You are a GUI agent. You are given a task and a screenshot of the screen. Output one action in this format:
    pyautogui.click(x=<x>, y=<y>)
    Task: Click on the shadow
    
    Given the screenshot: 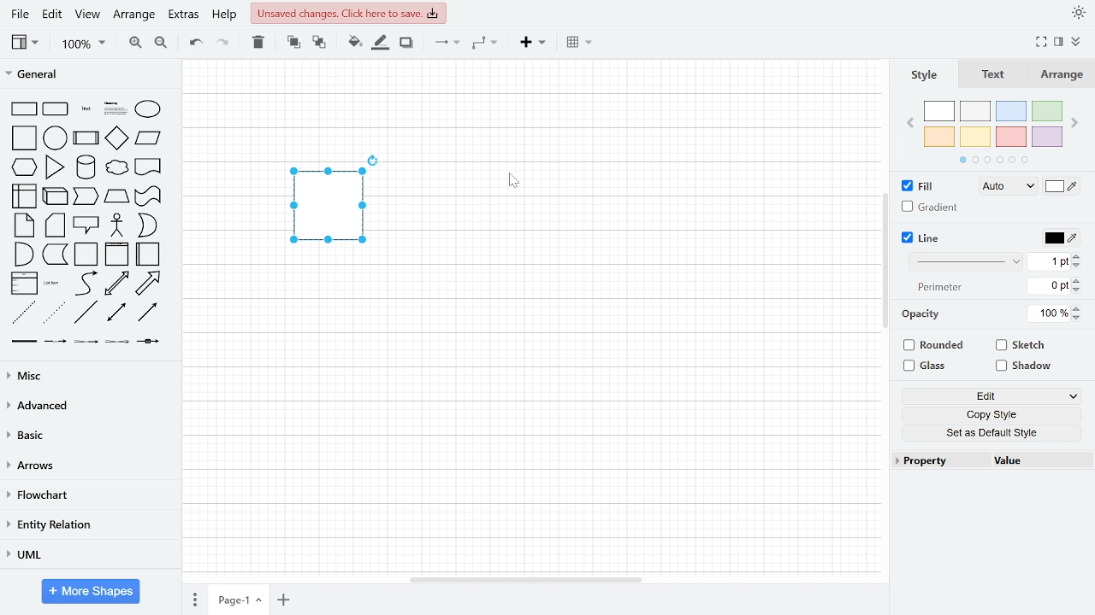 What is the action you would take?
    pyautogui.click(x=1027, y=366)
    